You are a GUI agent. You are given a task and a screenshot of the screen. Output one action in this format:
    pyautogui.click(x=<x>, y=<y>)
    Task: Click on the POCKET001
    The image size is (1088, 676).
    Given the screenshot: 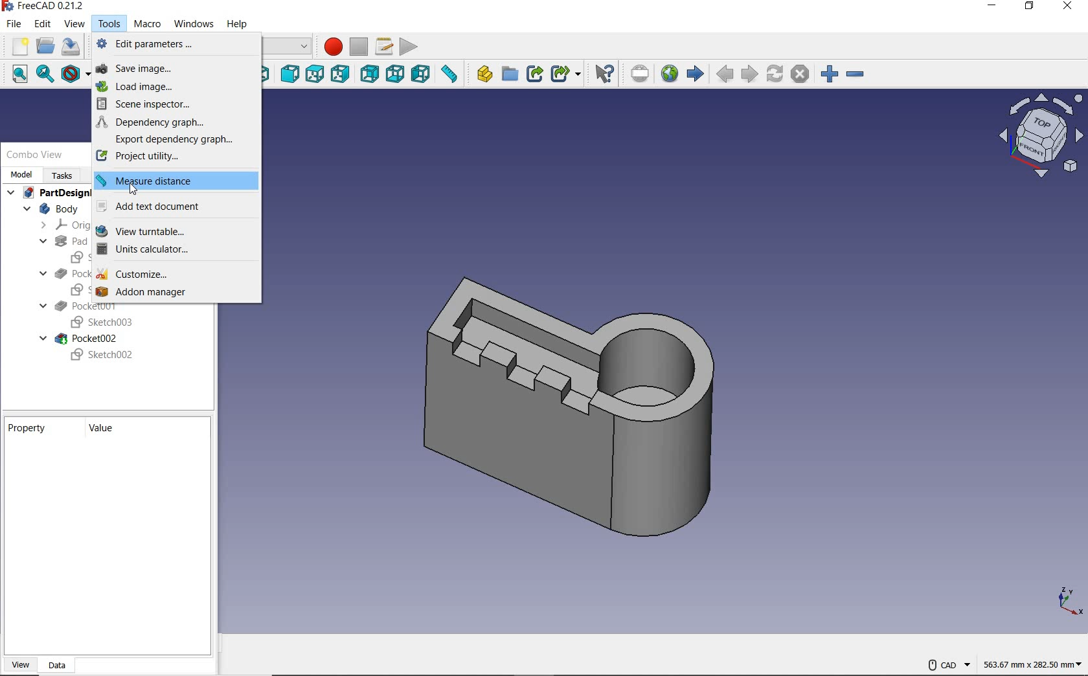 What is the action you would take?
    pyautogui.click(x=80, y=306)
    